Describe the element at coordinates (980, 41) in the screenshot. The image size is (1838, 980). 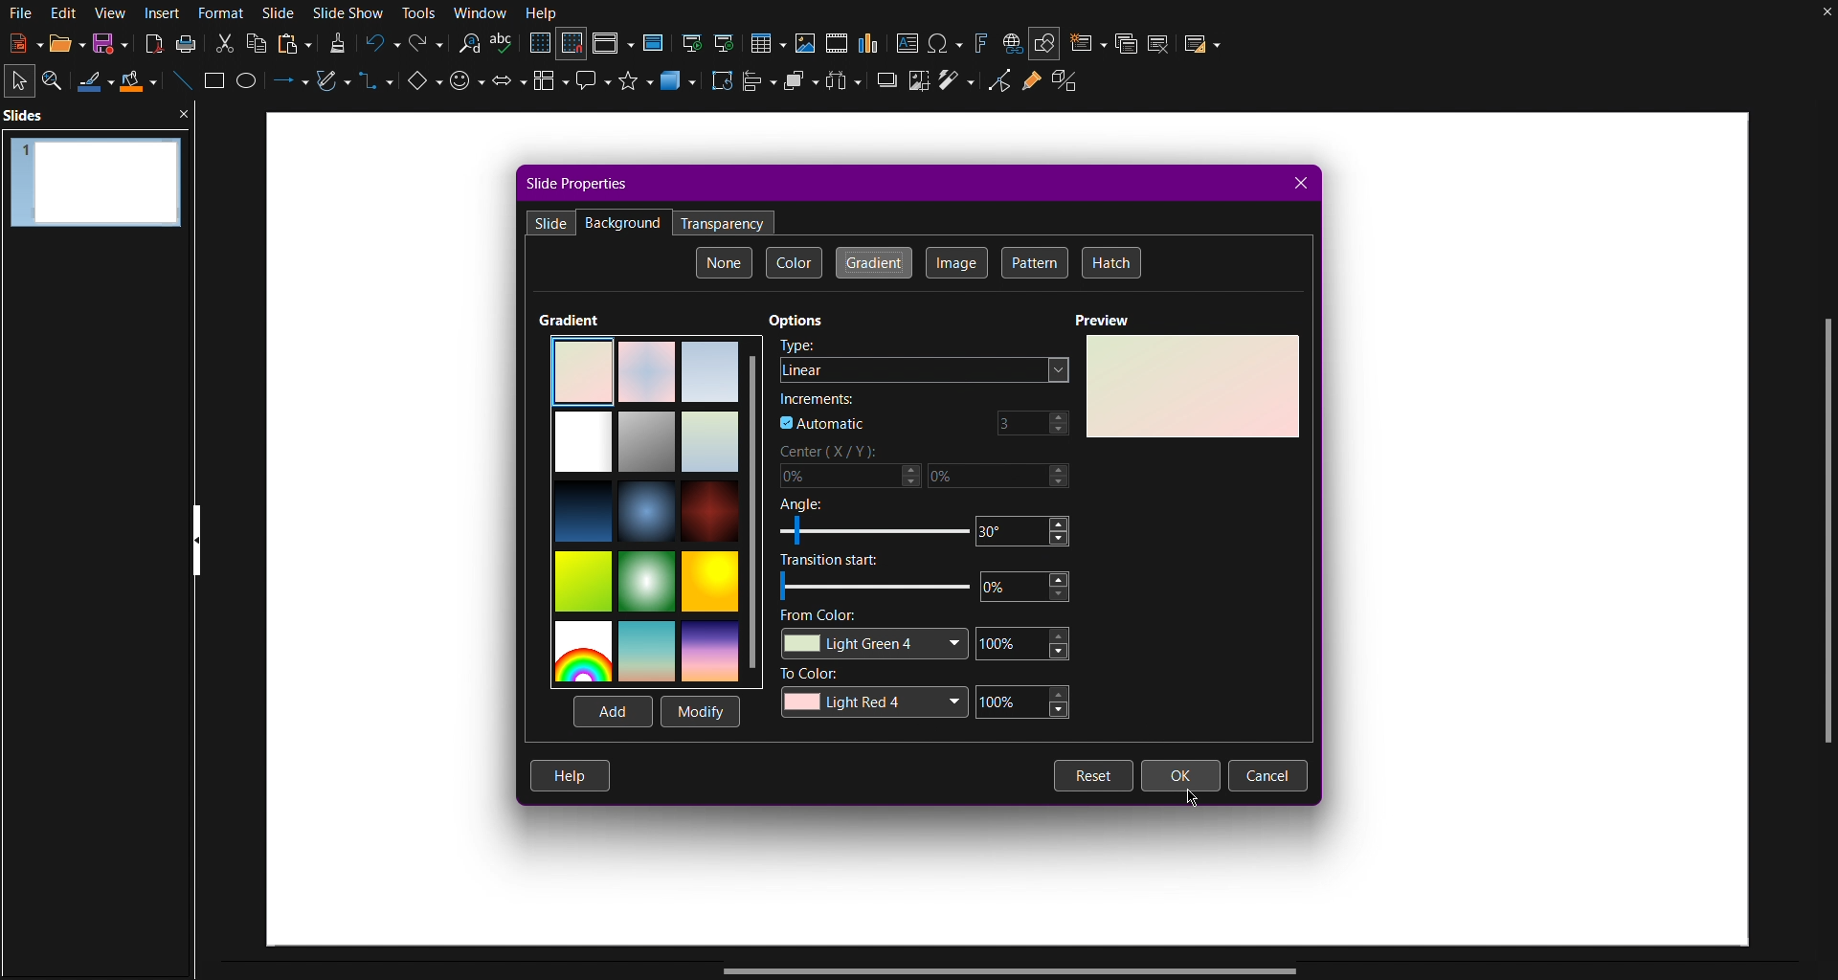
I see `Fontworks` at that location.